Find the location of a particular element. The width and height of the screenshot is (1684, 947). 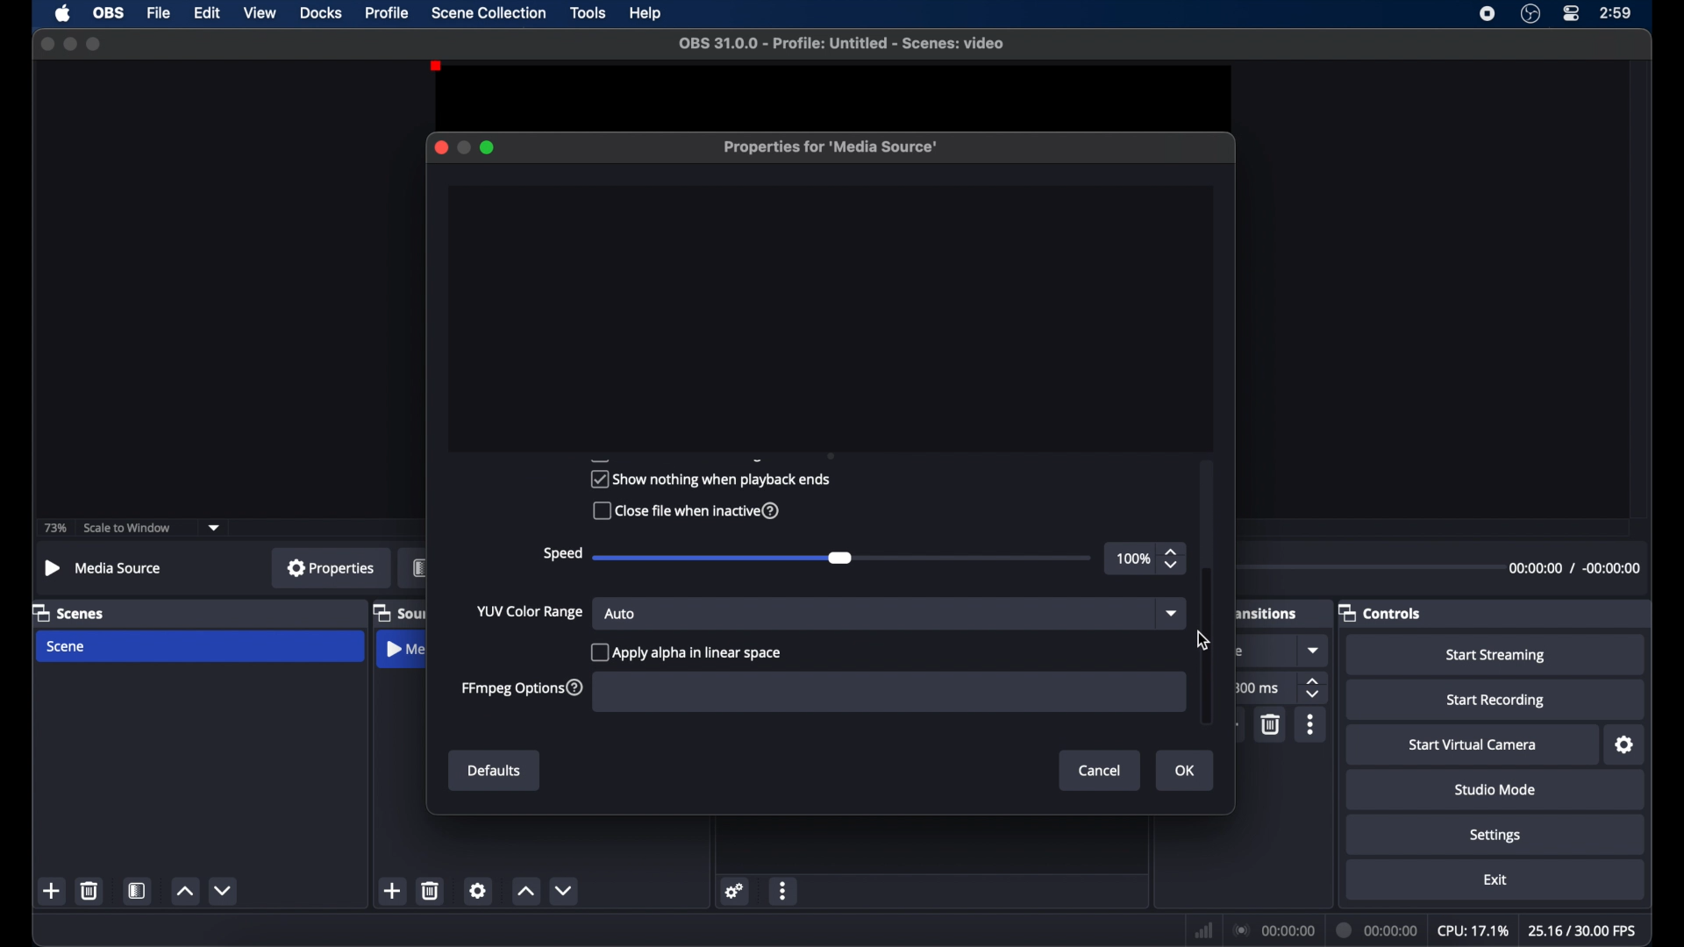

scene is located at coordinates (67, 647).